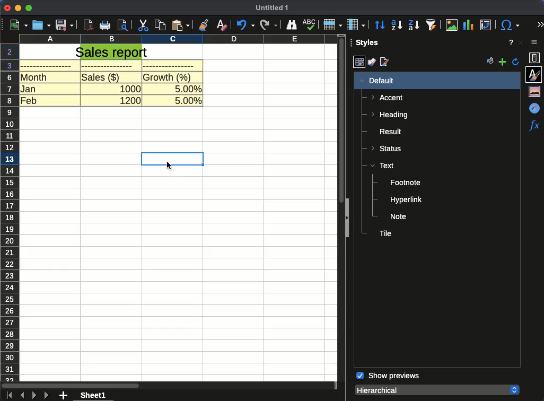 The image size is (544, 401). Describe the element at coordinates (388, 98) in the screenshot. I see `accent` at that location.